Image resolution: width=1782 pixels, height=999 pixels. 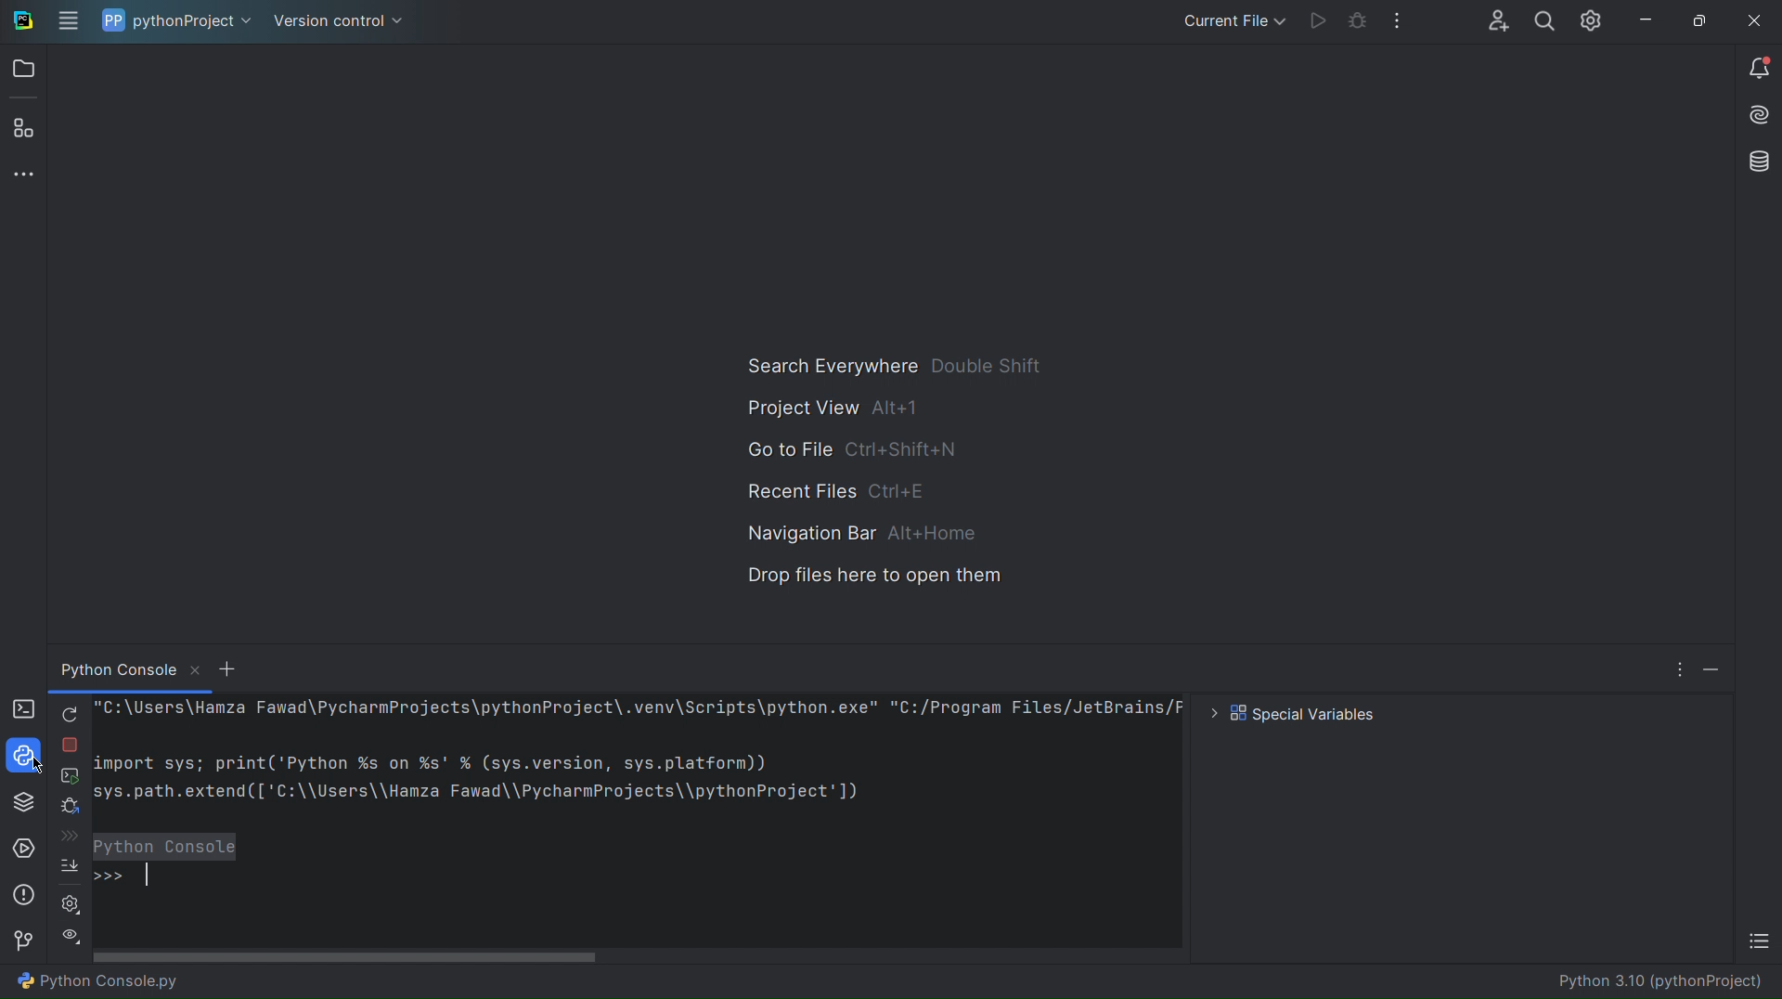 I want to click on Debug , so click(x=69, y=808).